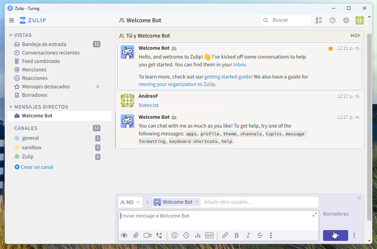 This screenshot has width=377, height=249. What do you see at coordinates (31, 70) in the screenshot?
I see `Tags` at bounding box center [31, 70].